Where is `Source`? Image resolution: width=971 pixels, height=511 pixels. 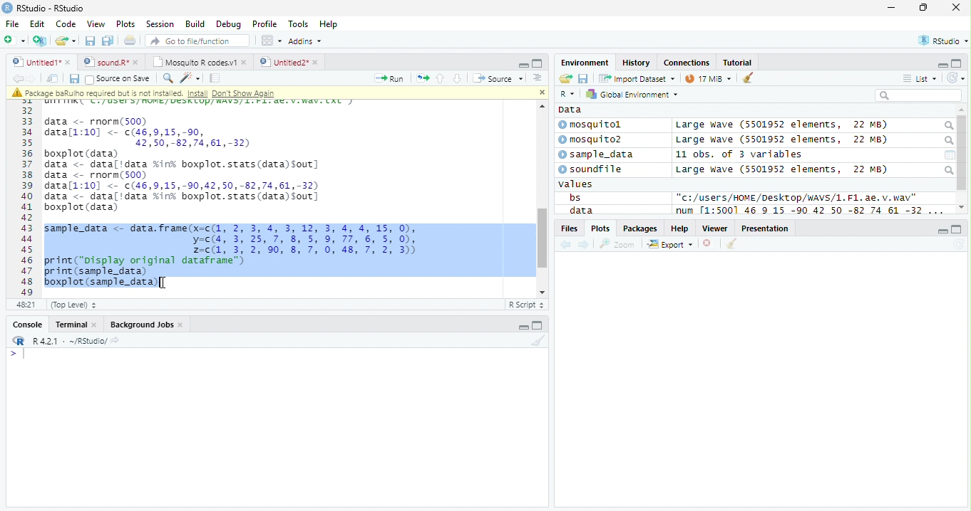 Source is located at coordinates (499, 78).